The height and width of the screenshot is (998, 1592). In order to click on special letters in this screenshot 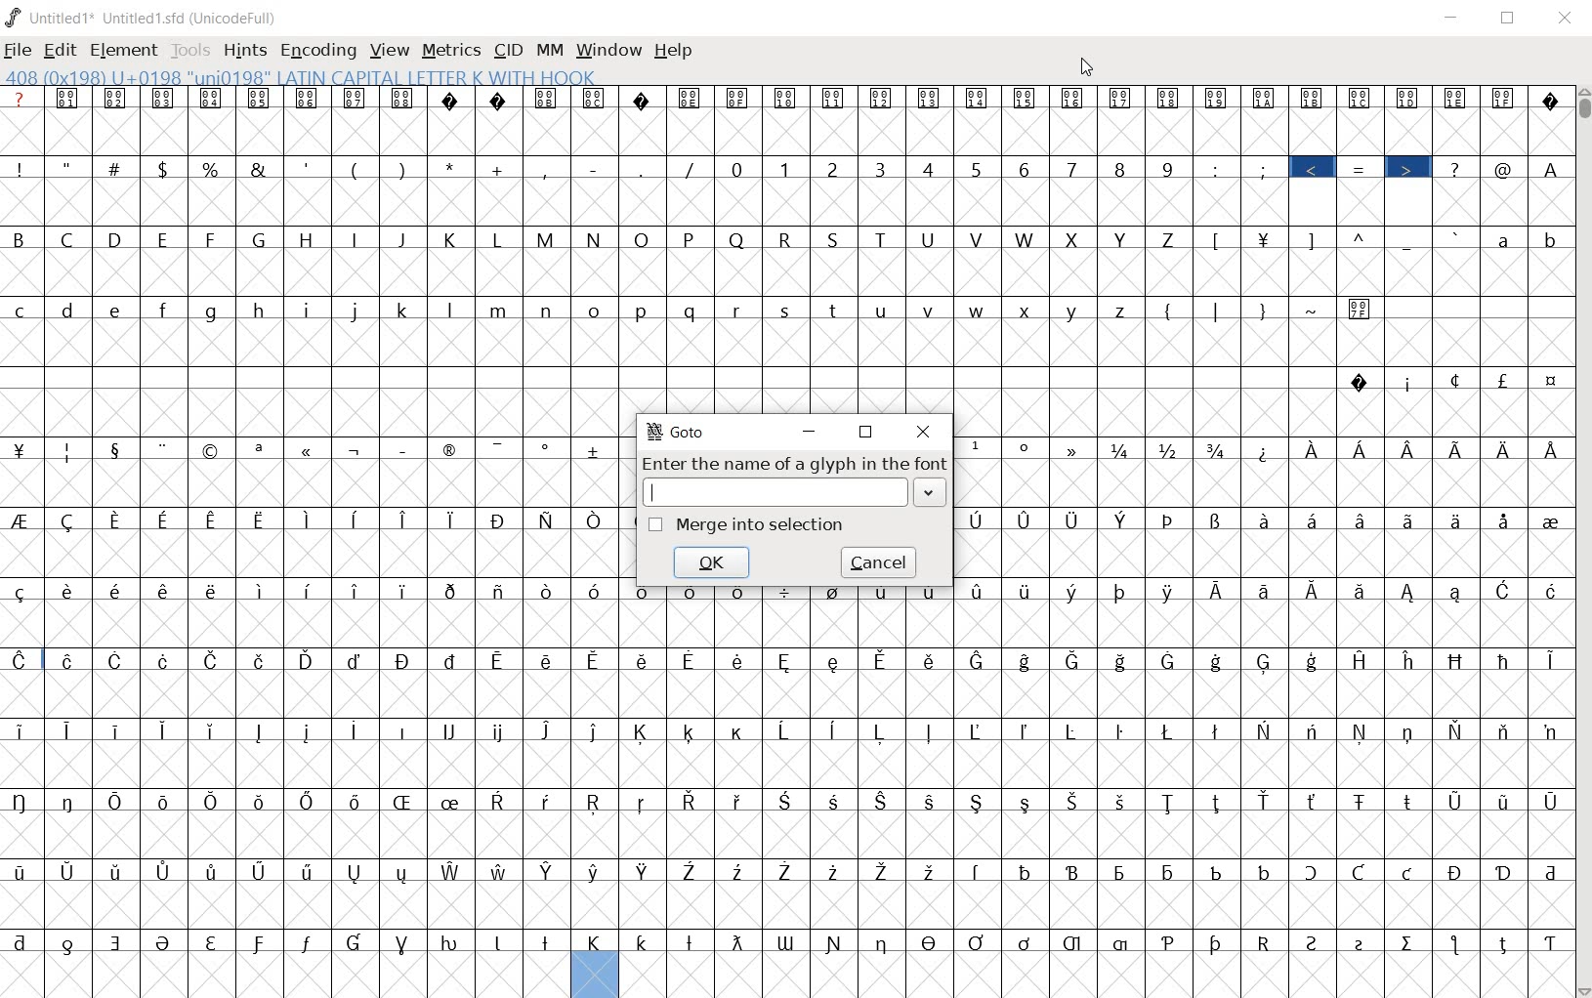, I will do `click(314, 519)`.